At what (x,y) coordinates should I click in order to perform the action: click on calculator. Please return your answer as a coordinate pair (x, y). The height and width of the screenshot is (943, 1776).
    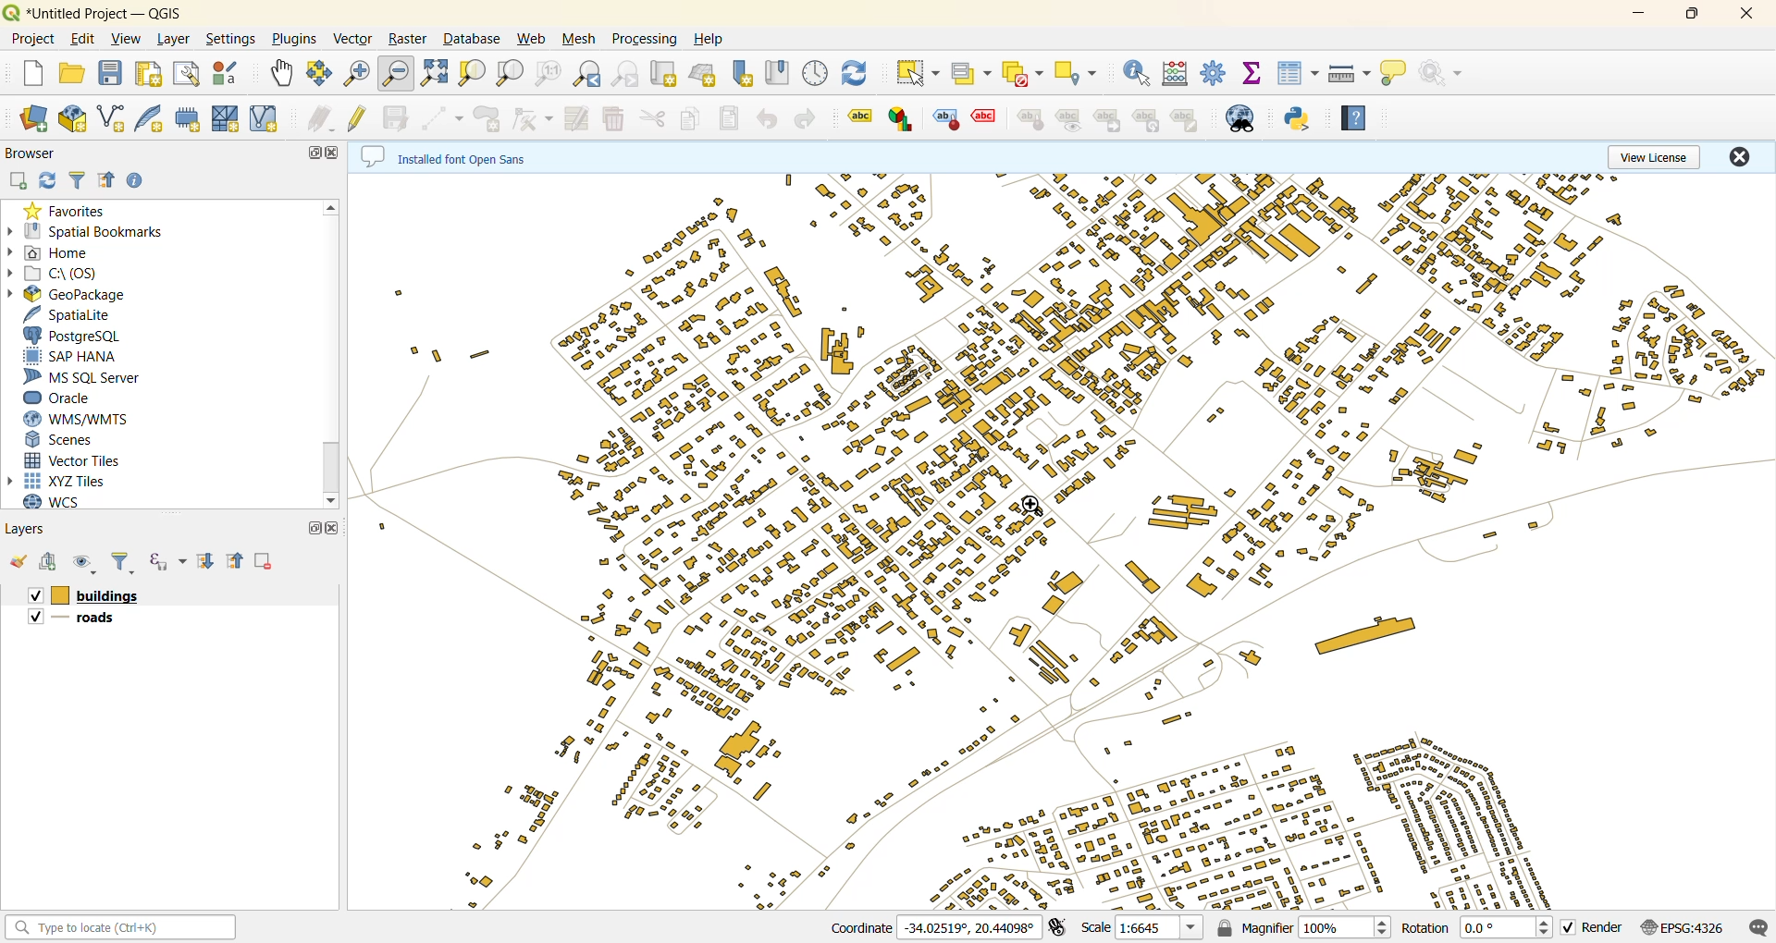
    Looking at the image, I should click on (1176, 73).